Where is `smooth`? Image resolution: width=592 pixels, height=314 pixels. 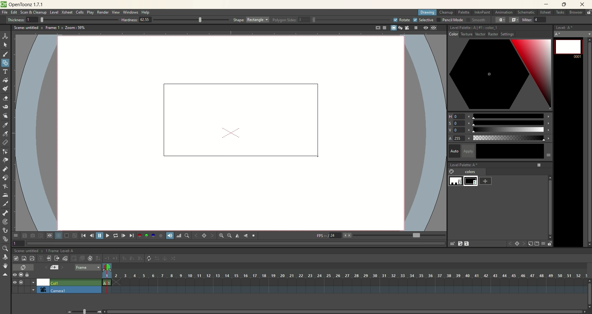 smooth is located at coordinates (475, 20).